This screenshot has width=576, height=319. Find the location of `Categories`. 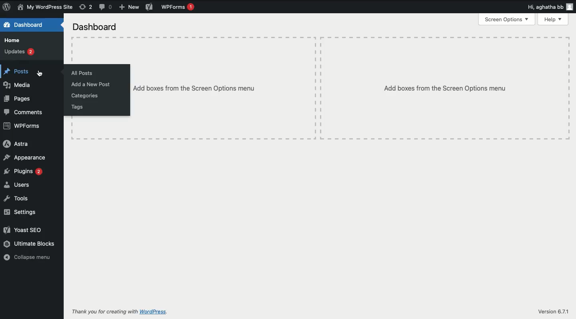

Categories is located at coordinates (85, 96).